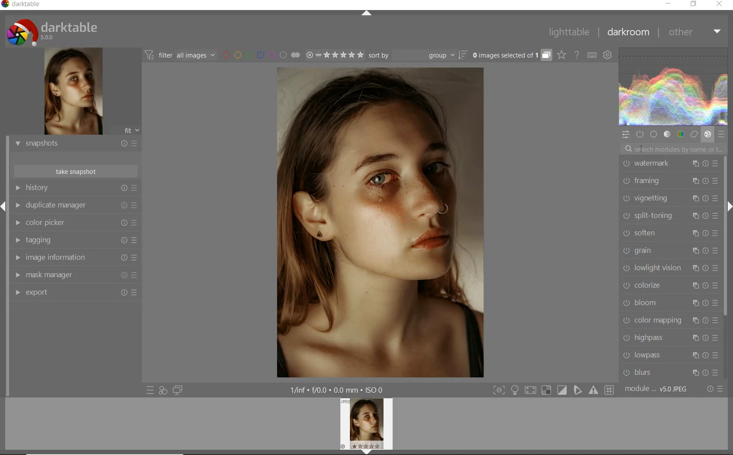  What do you see at coordinates (669, 321) in the screenshot?
I see `color mapping` at bounding box center [669, 321].